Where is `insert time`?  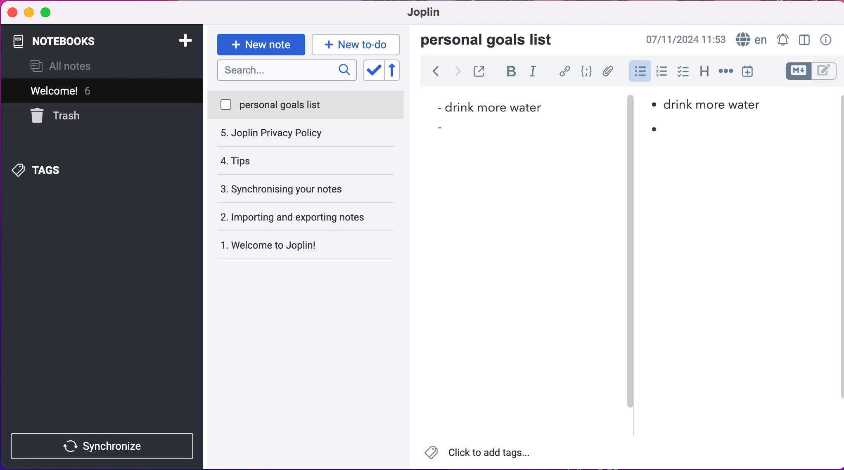
insert time is located at coordinates (751, 73).